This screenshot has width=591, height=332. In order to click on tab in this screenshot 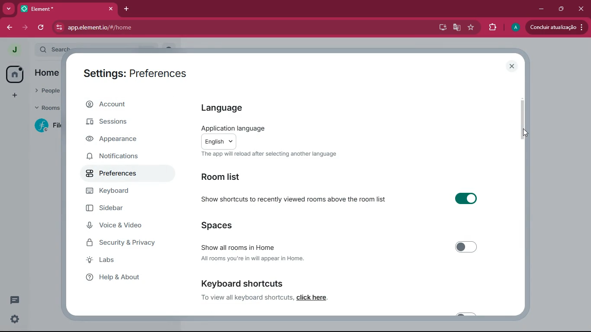, I will do `click(58, 9)`.